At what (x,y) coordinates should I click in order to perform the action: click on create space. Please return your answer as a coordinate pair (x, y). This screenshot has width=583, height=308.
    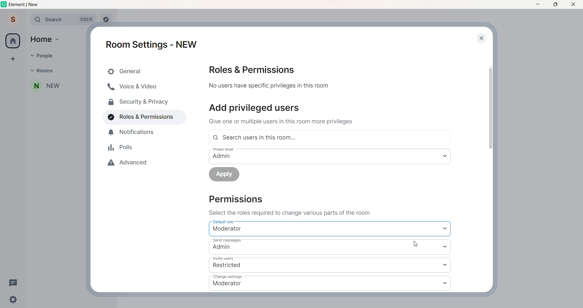
    Looking at the image, I should click on (12, 57).